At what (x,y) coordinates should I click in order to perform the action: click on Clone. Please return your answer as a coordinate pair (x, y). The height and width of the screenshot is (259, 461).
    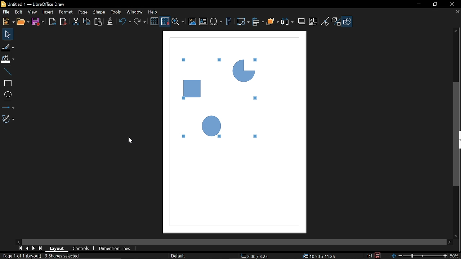
    Looking at the image, I should click on (110, 22).